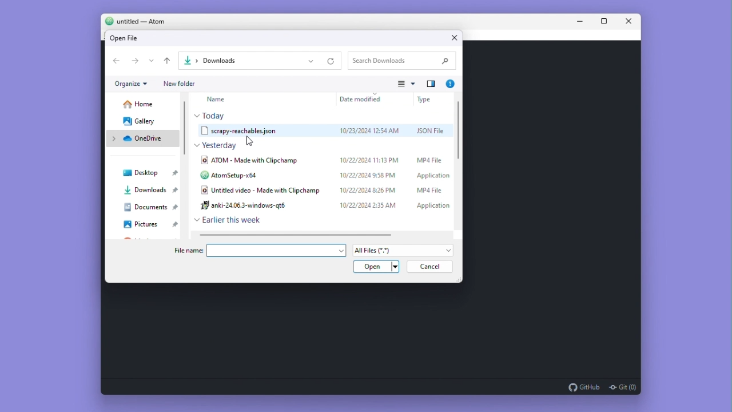 The width and height of the screenshot is (732, 412). Describe the element at coordinates (403, 61) in the screenshot. I see `Search Downloads` at that location.